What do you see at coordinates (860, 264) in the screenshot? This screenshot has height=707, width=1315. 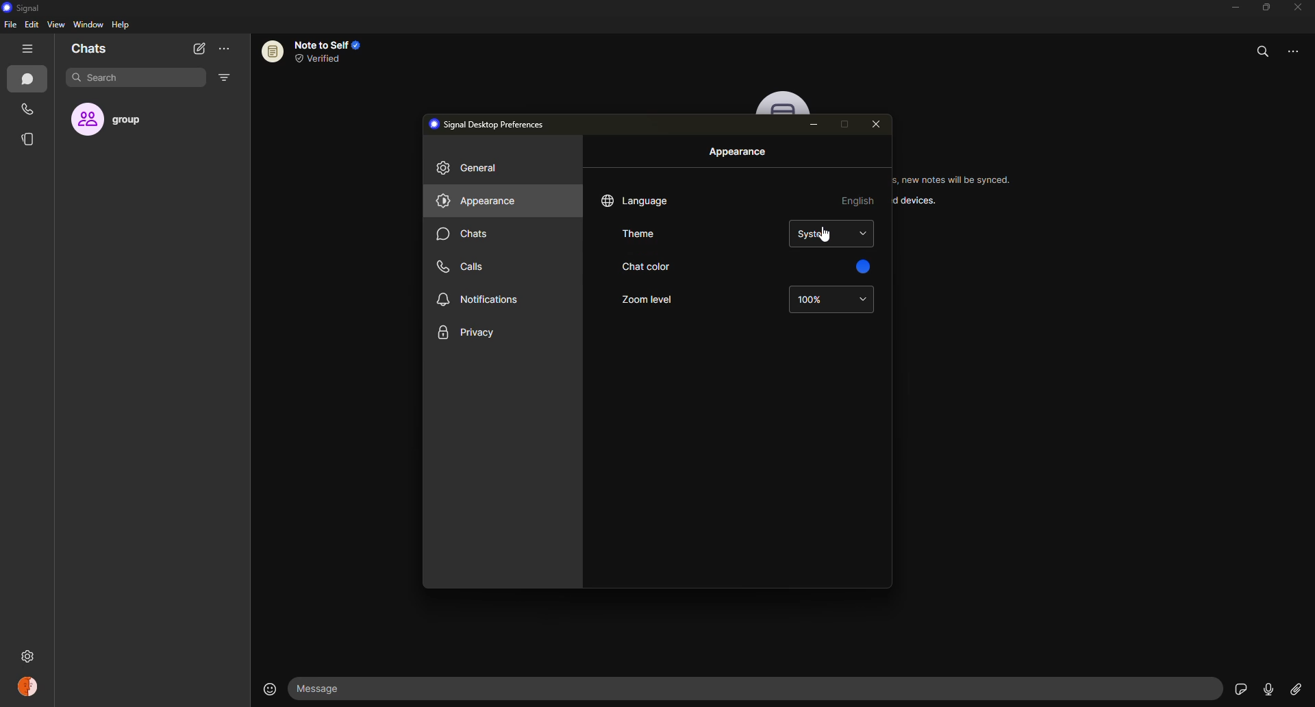 I see `blue` at bounding box center [860, 264].